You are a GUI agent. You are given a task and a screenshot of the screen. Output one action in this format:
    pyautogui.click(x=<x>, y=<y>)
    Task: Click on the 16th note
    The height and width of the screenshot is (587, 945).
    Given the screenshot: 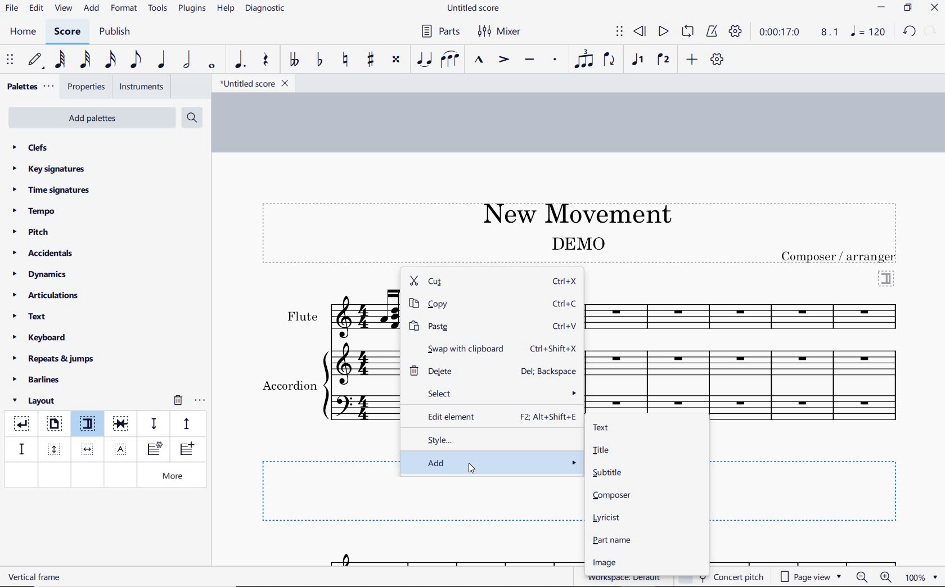 What is the action you would take?
    pyautogui.click(x=111, y=60)
    